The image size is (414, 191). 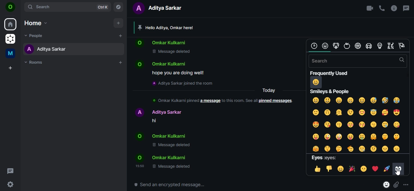 What do you see at coordinates (406, 7) in the screenshot?
I see `threads` at bounding box center [406, 7].